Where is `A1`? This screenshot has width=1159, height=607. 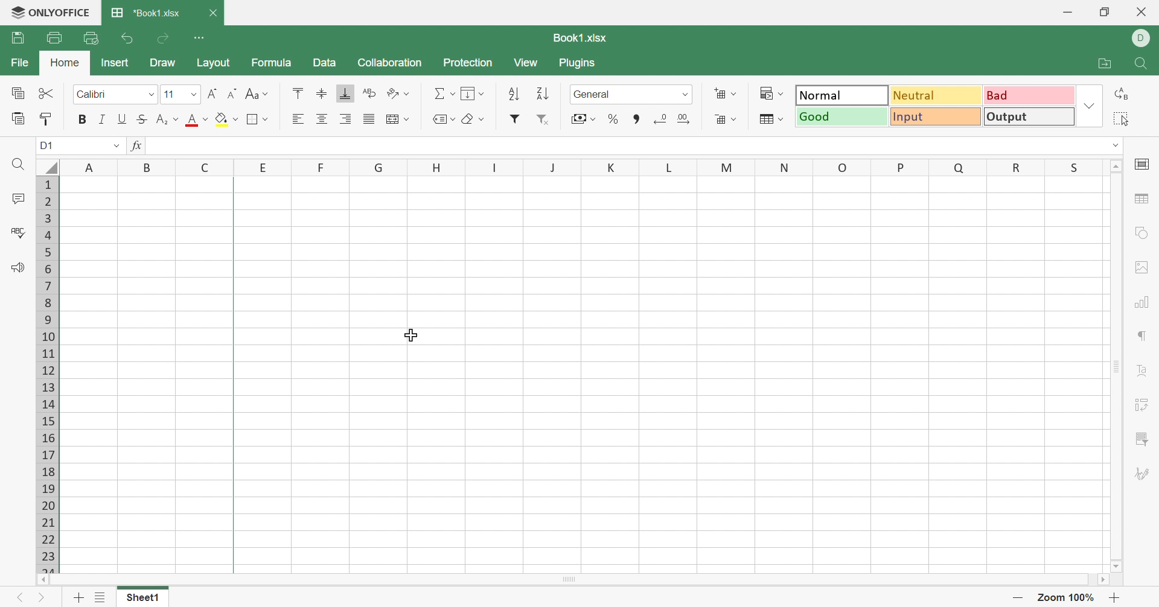
A1 is located at coordinates (53, 145).